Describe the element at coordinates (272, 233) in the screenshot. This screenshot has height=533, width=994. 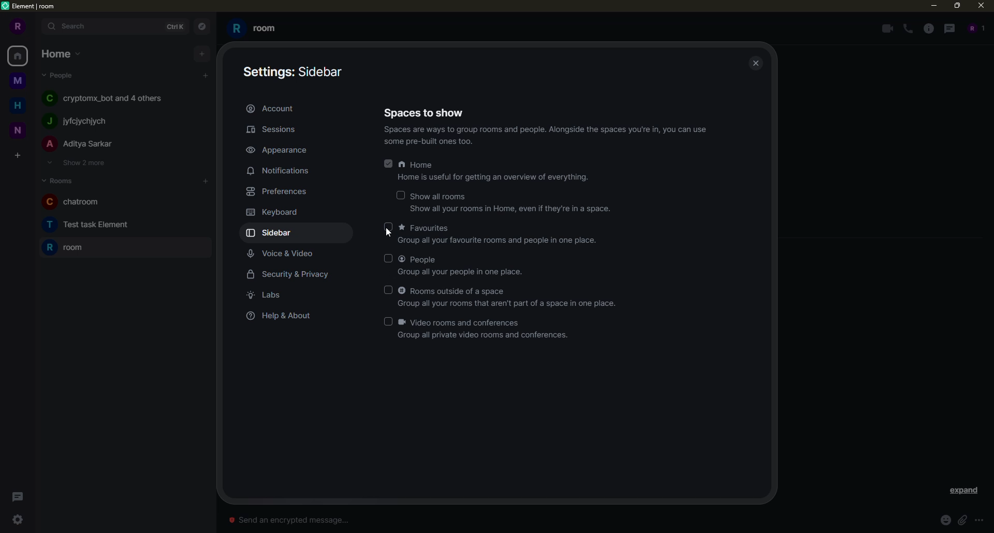
I see `sidebar` at that location.